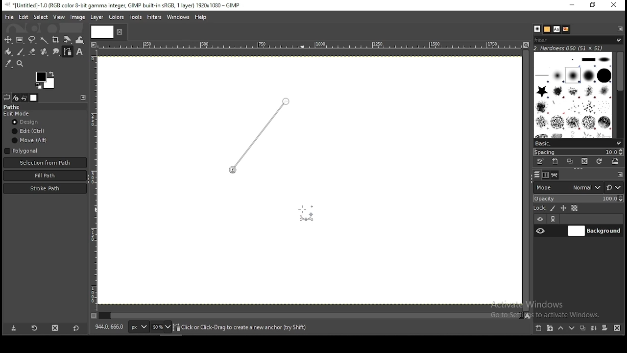  Describe the element at coordinates (547, 29) in the screenshot. I see `patterns` at that location.